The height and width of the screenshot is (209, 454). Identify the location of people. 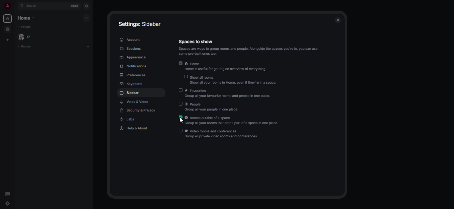
(27, 28).